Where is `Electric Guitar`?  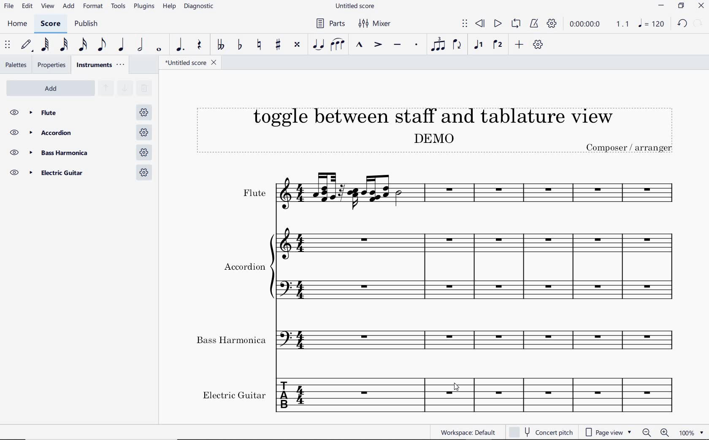 Electric Guitar is located at coordinates (80, 174).